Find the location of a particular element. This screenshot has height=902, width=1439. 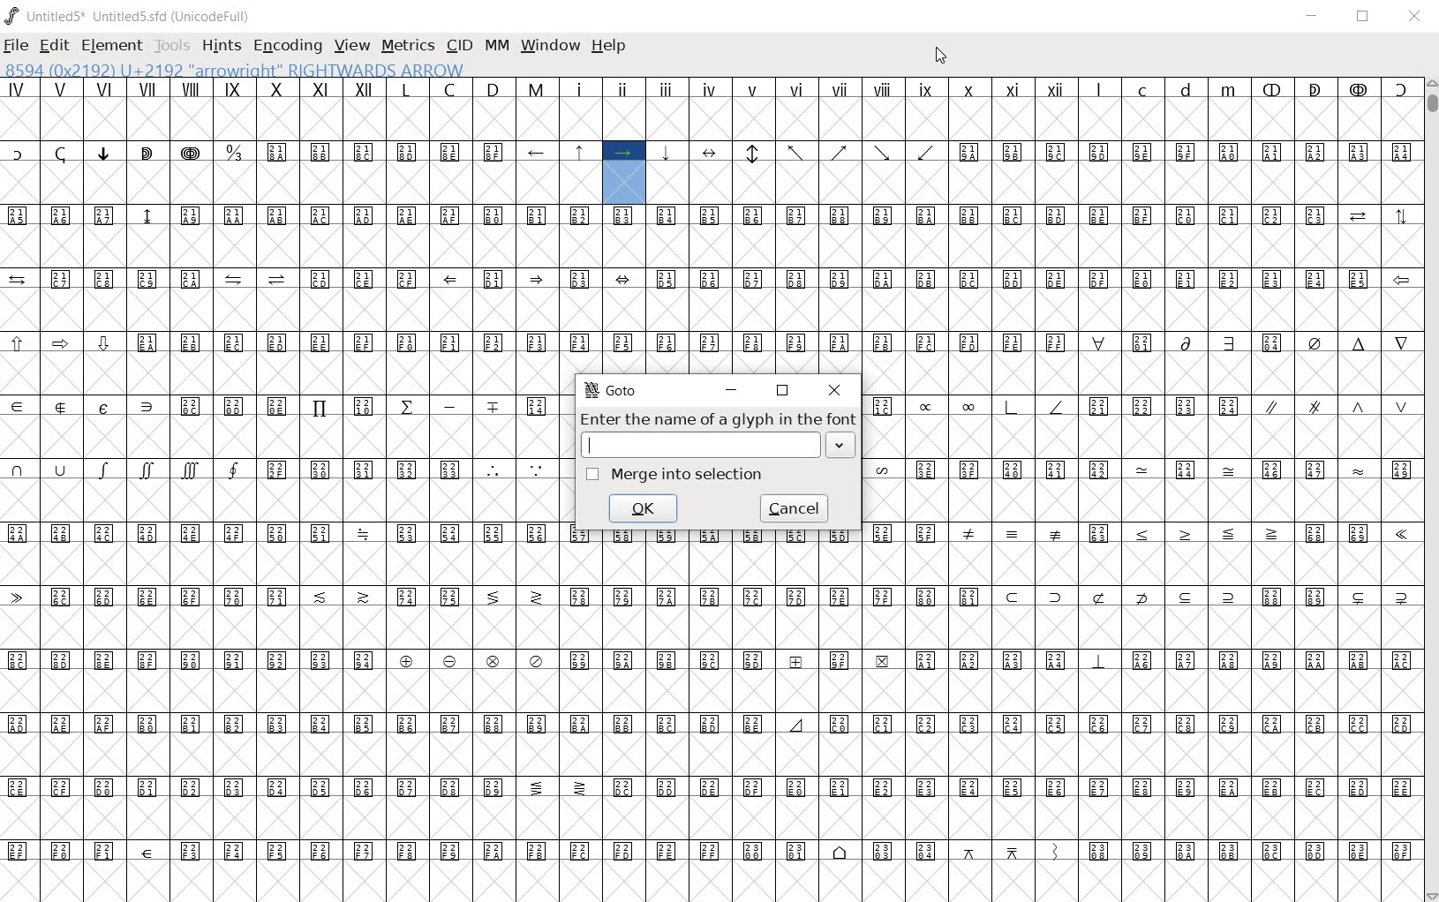

MINIMIZE is located at coordinates (1312, 17).